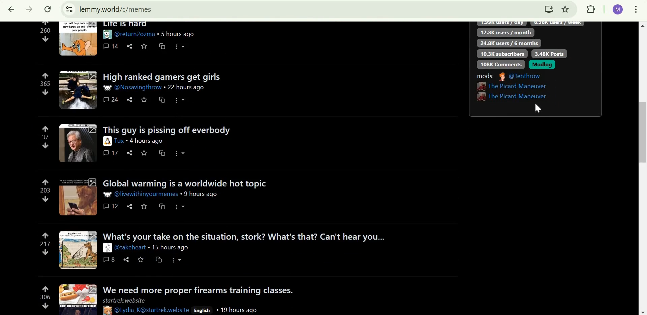  What do you see at coordinates (236, 310) in the screenshot?
I see `19 hours ago` at bounding box center [236, 310].